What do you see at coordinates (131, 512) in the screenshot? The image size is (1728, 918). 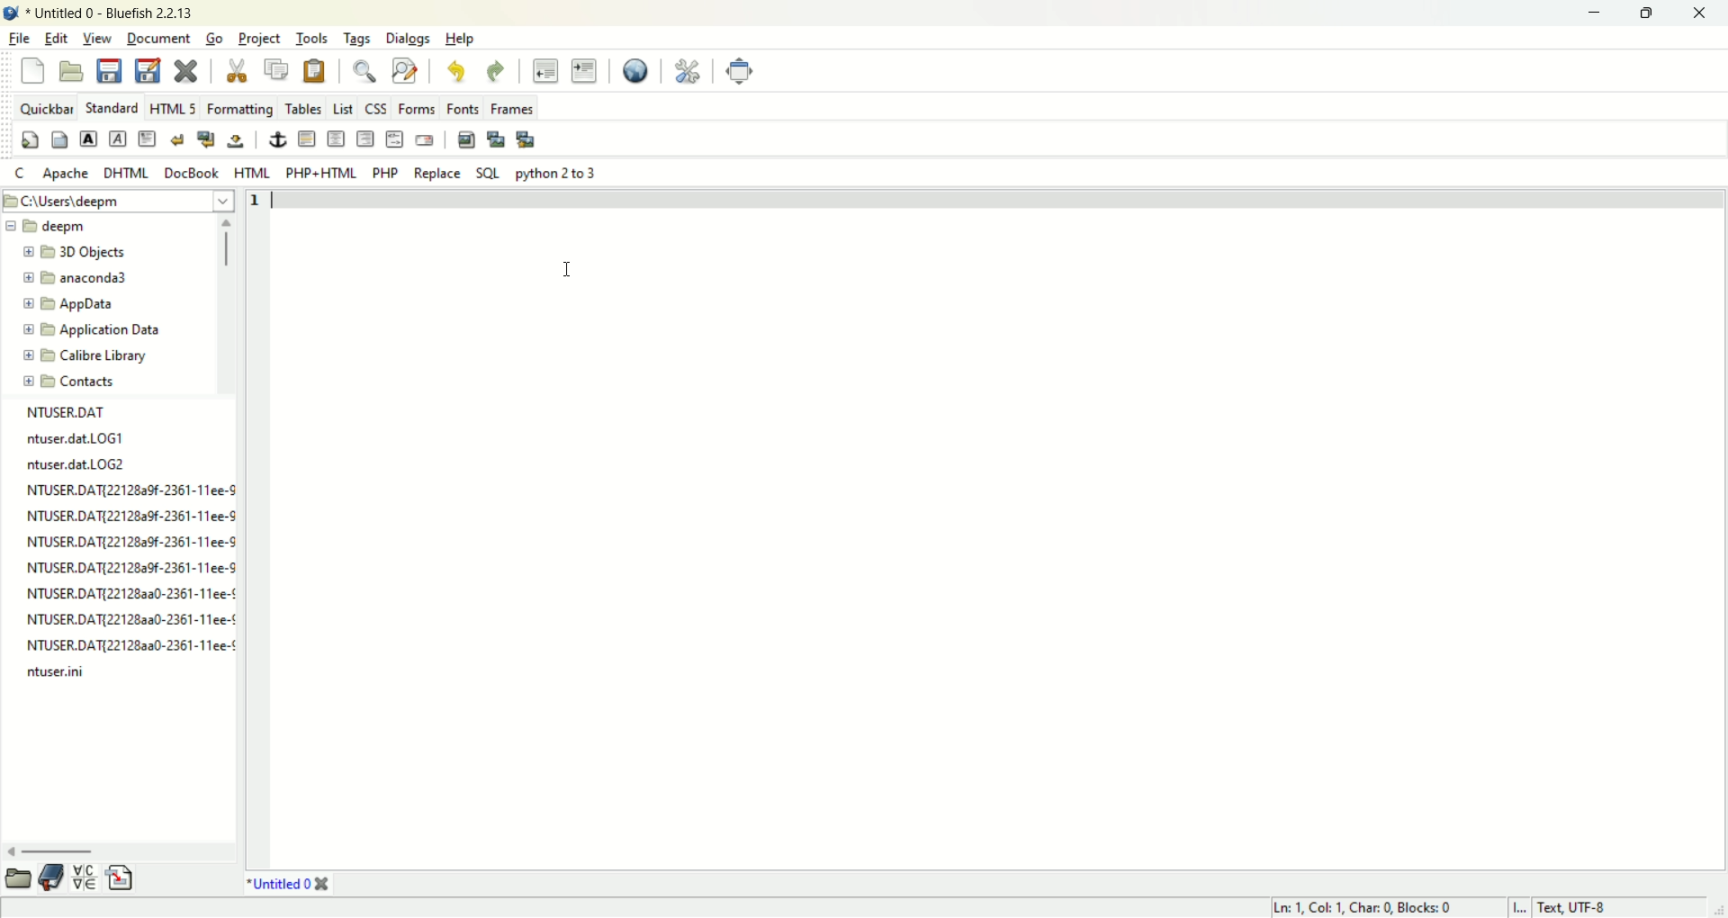 I see `NTUSER.DAT{22128a9f-2361-11ee-9` at bounding box center [131, 512].